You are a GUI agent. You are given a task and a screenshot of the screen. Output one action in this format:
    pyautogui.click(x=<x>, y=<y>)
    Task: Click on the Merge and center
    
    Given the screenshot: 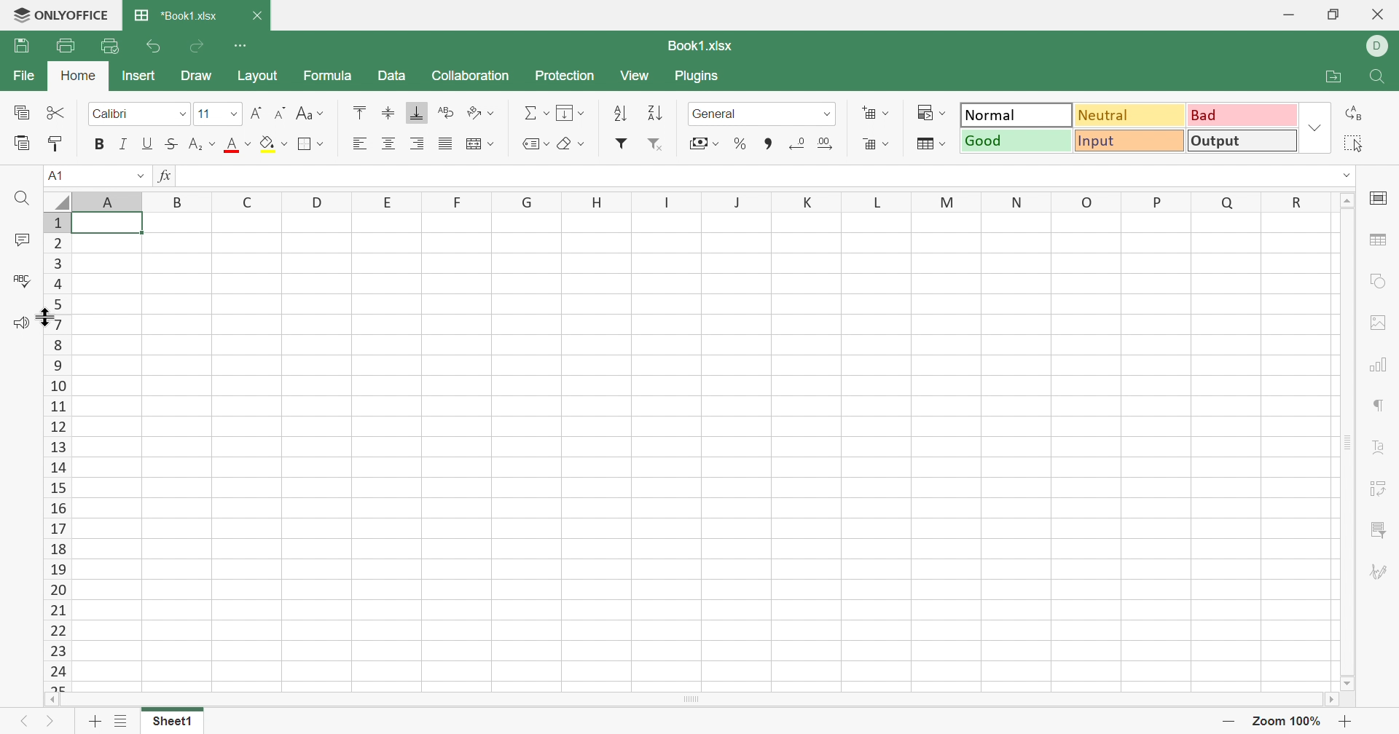 What is the action you would take?
    pyautogui.click(x=479, y=144)
    